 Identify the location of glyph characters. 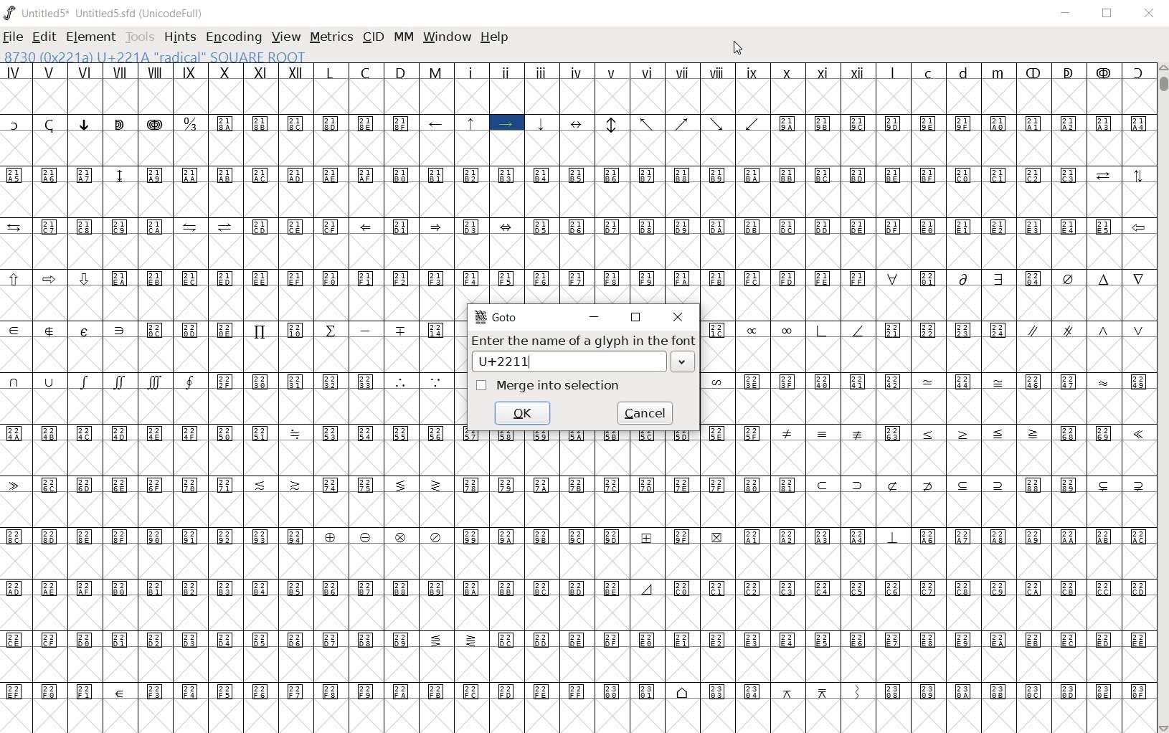
(229, 399).